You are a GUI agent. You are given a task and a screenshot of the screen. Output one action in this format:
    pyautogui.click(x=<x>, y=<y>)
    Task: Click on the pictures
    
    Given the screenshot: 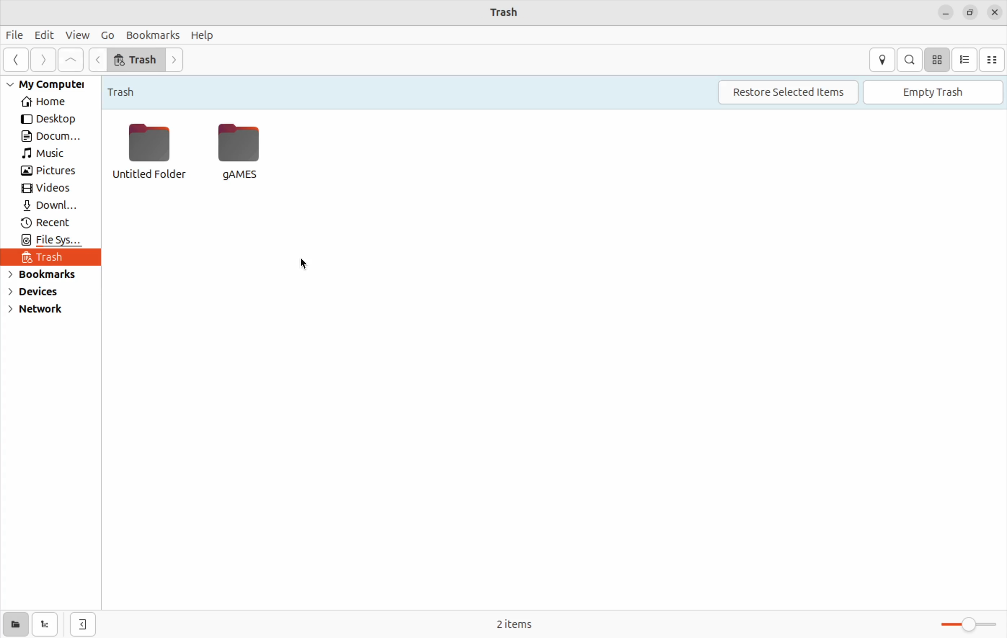 What is the action you would take?
    pyautogui.click(x=49, y=171)
    